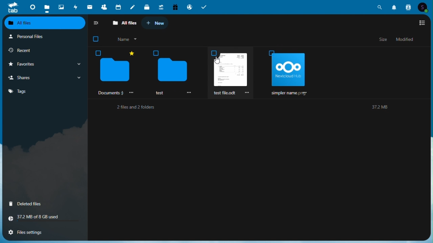 This screenshot has height=243, width=433. I want to click on Notes , so click(134, 7).